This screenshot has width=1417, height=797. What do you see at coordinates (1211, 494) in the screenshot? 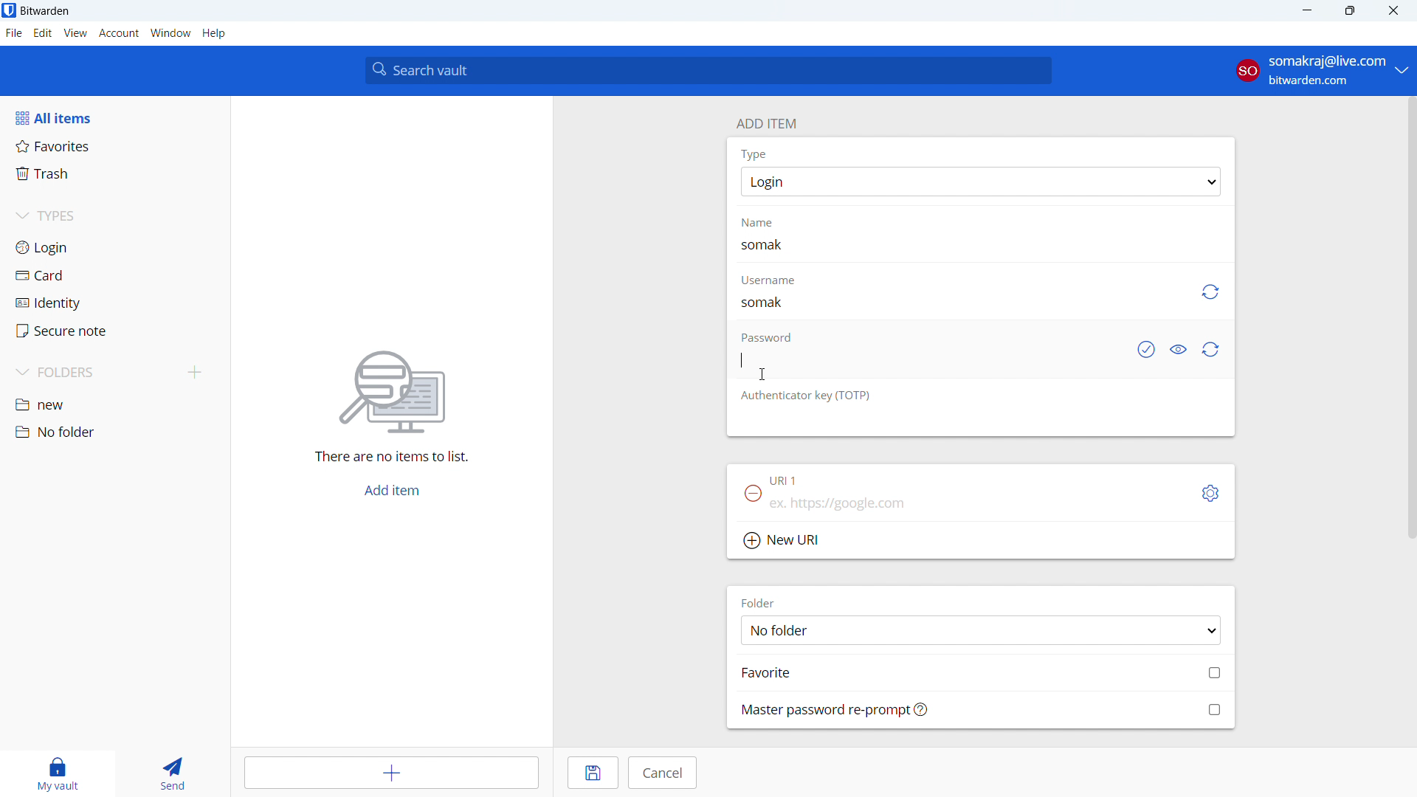
I see `toggle options` at bounding box center [1211, 494].